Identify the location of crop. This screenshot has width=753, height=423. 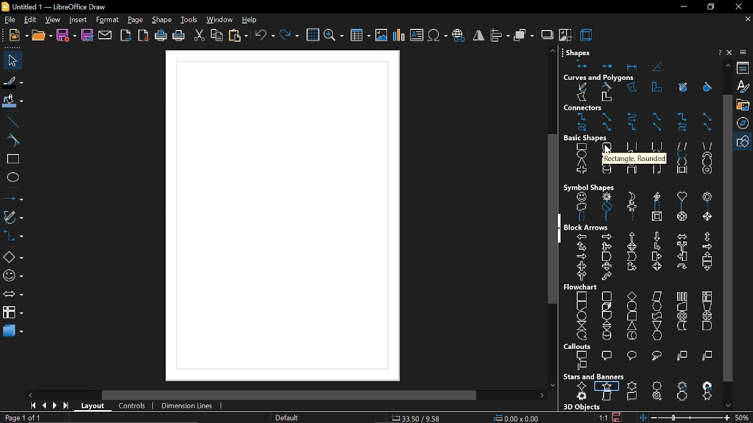
(565, 34).